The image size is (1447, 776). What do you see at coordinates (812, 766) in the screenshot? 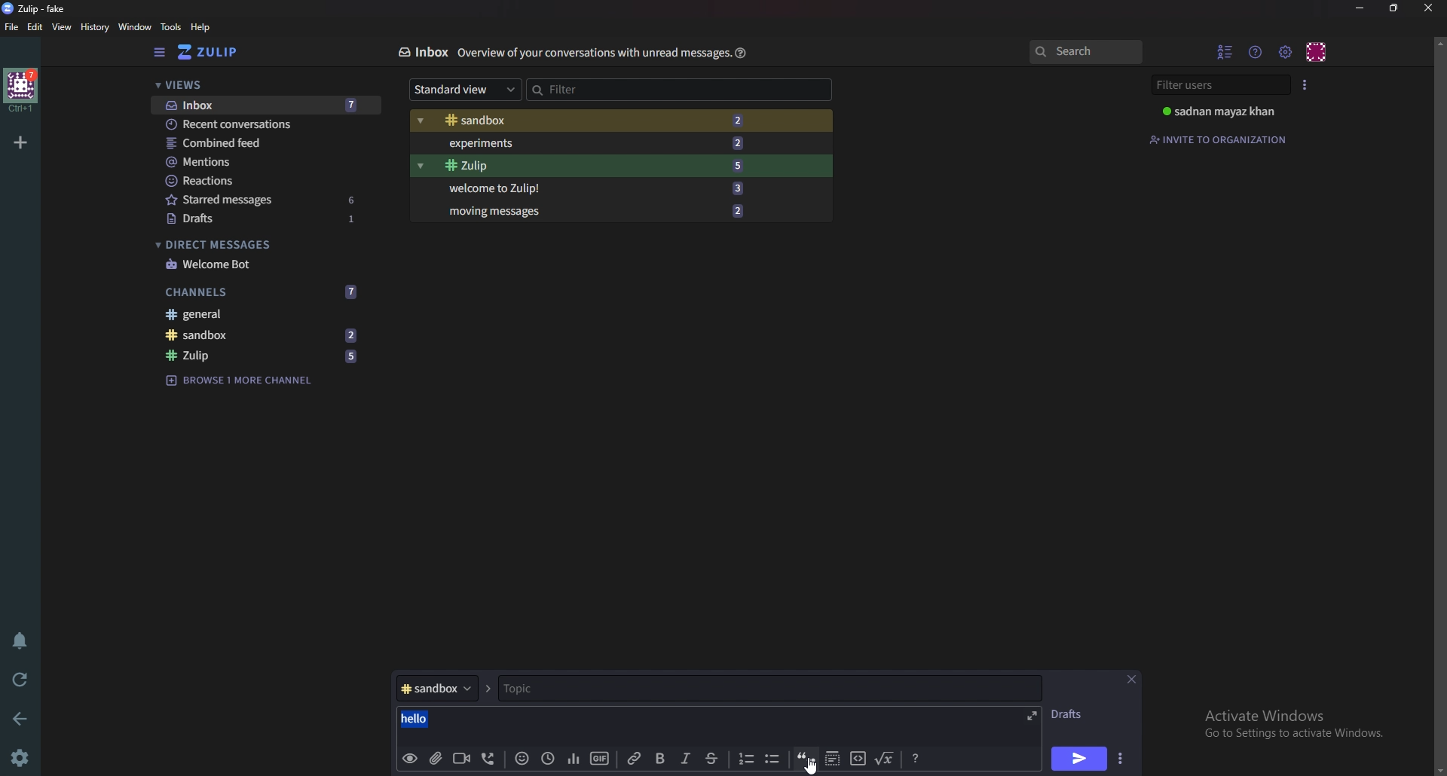
I see `Cursor` at bounding box center [812, 766].